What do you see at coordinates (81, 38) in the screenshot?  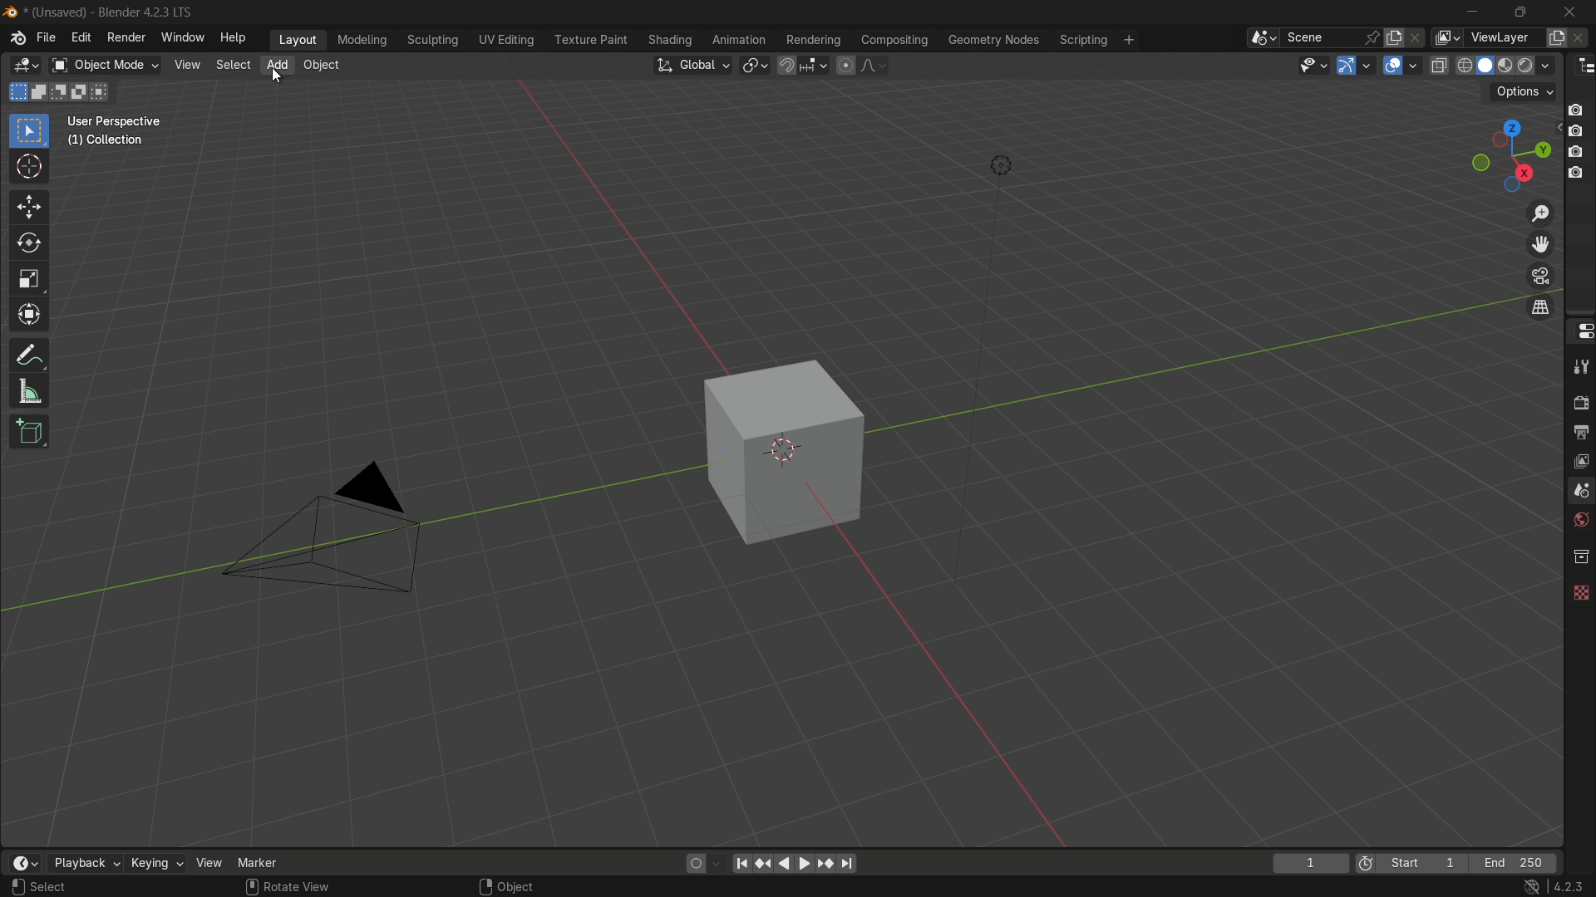 I see `edit menu` at bounding box center [81, 38].